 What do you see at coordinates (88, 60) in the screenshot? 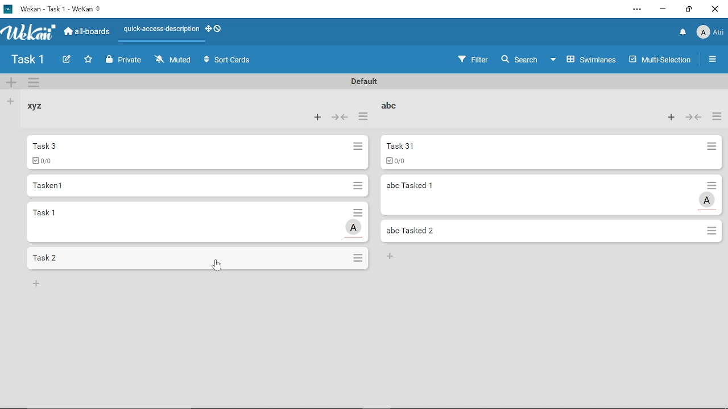
I see `Click here to star this board` at bounding box center [88, 60].